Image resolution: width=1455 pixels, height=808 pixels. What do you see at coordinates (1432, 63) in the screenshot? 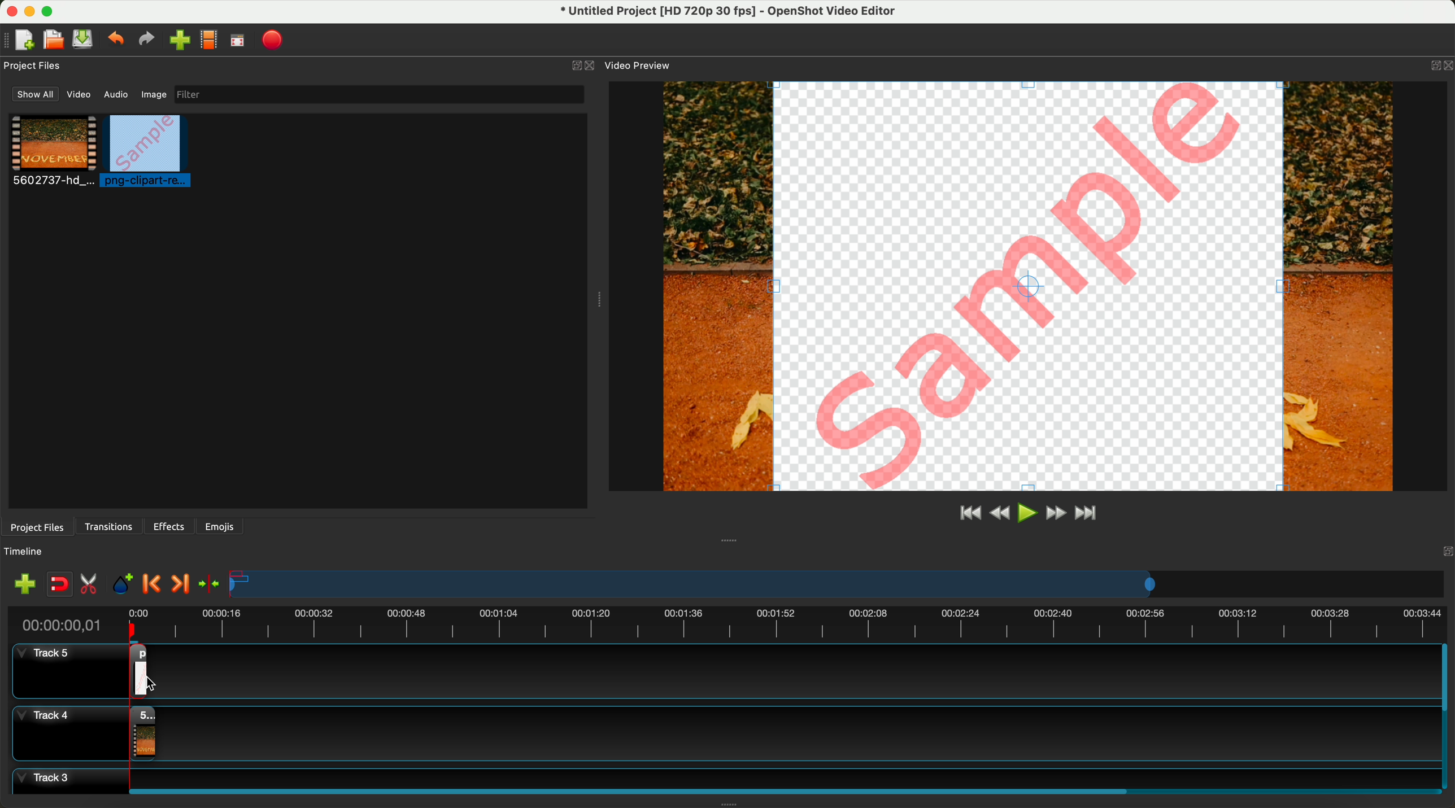
I see `BUTTON` at bounding box center [1432, 63].